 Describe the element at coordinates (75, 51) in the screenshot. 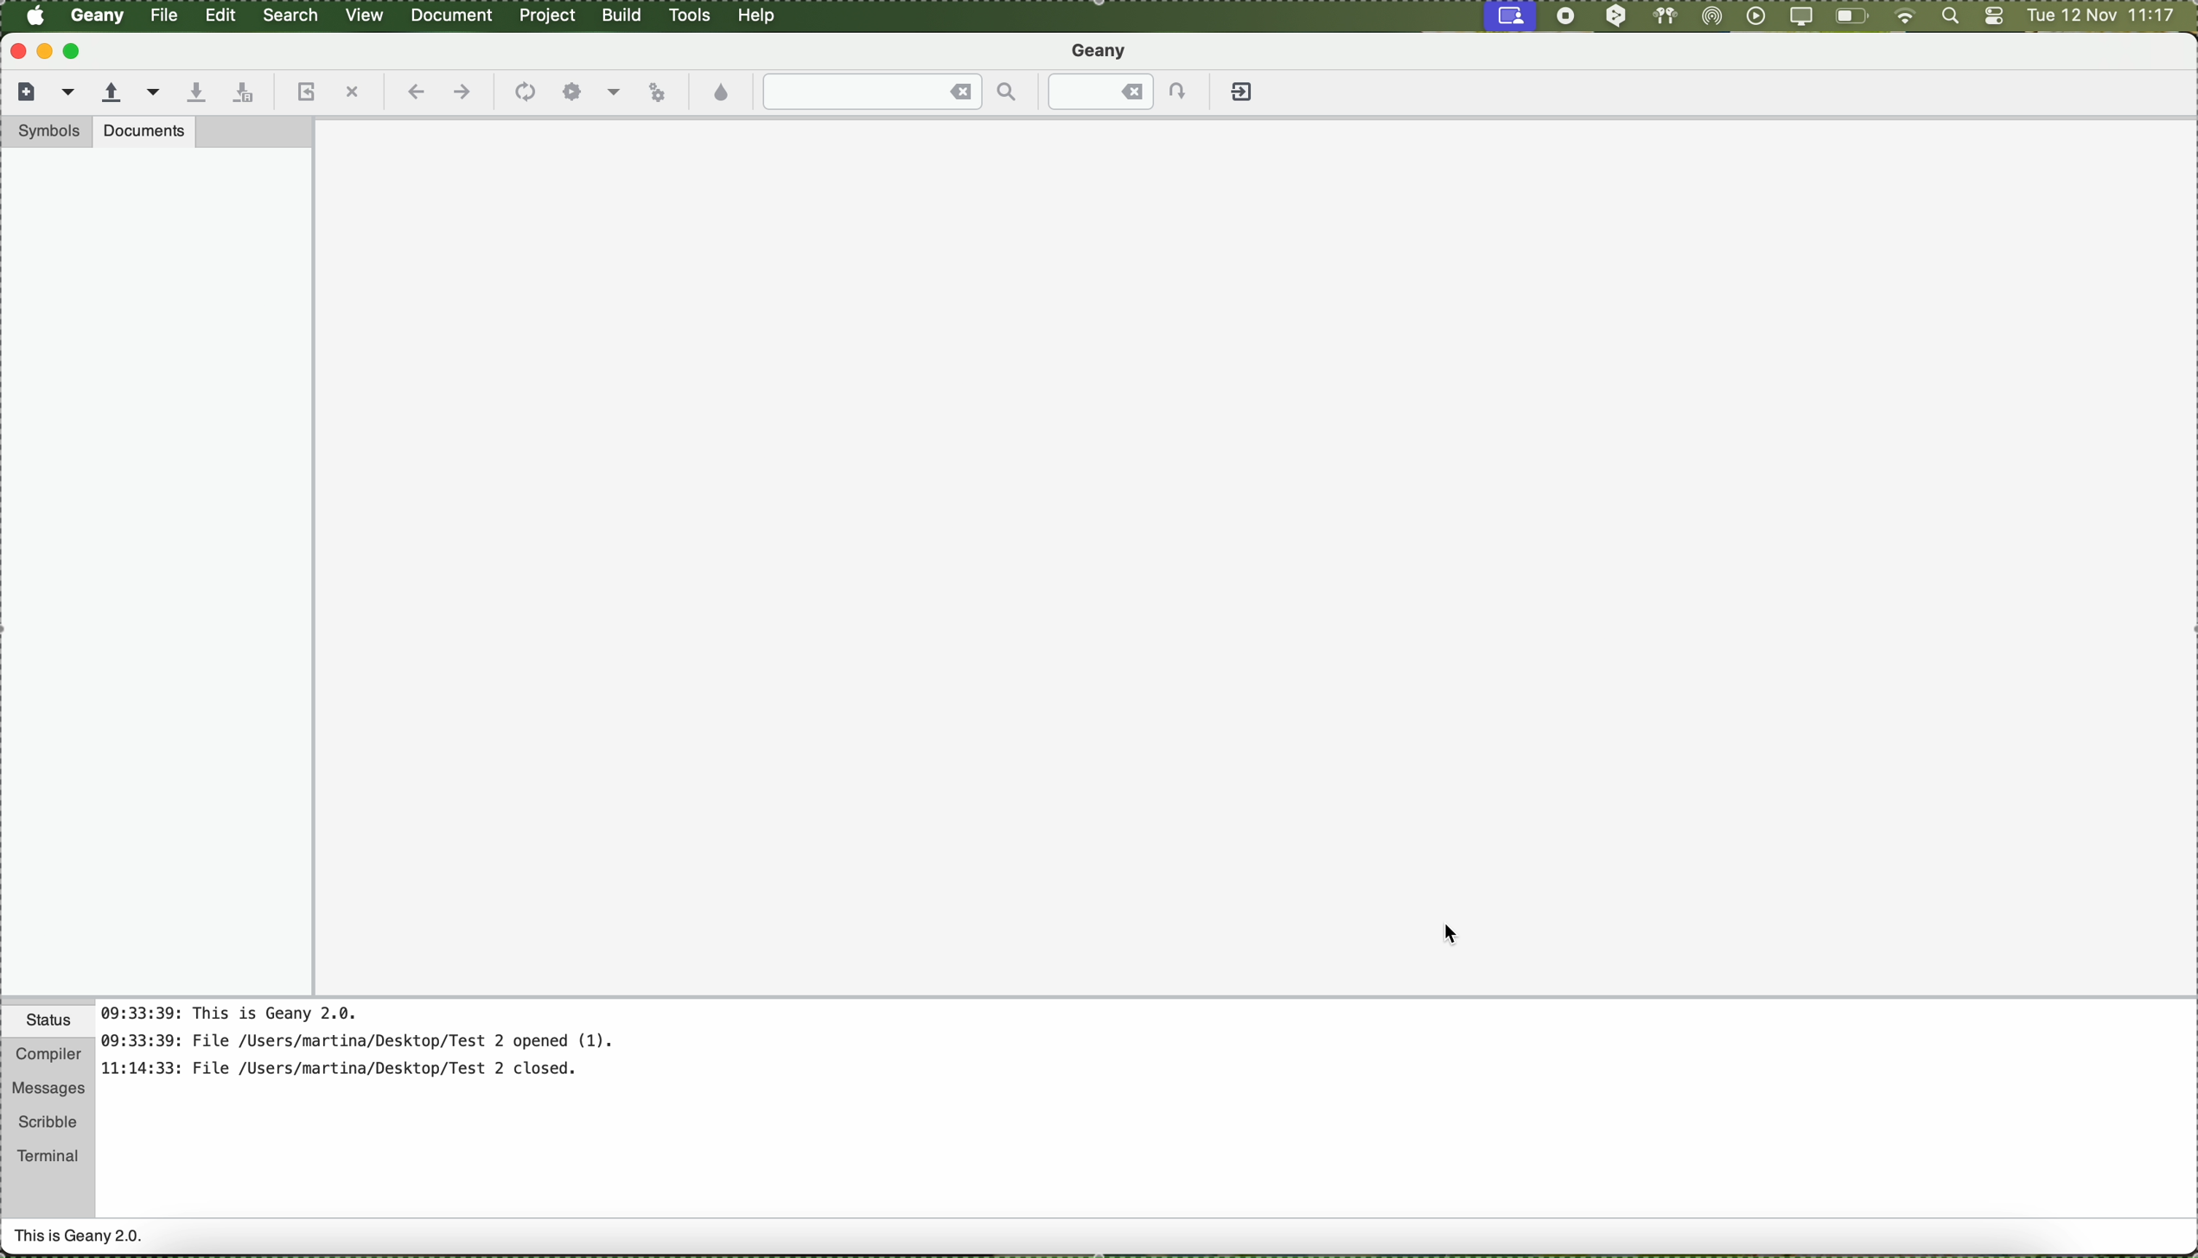

I see `maximize` at that location.